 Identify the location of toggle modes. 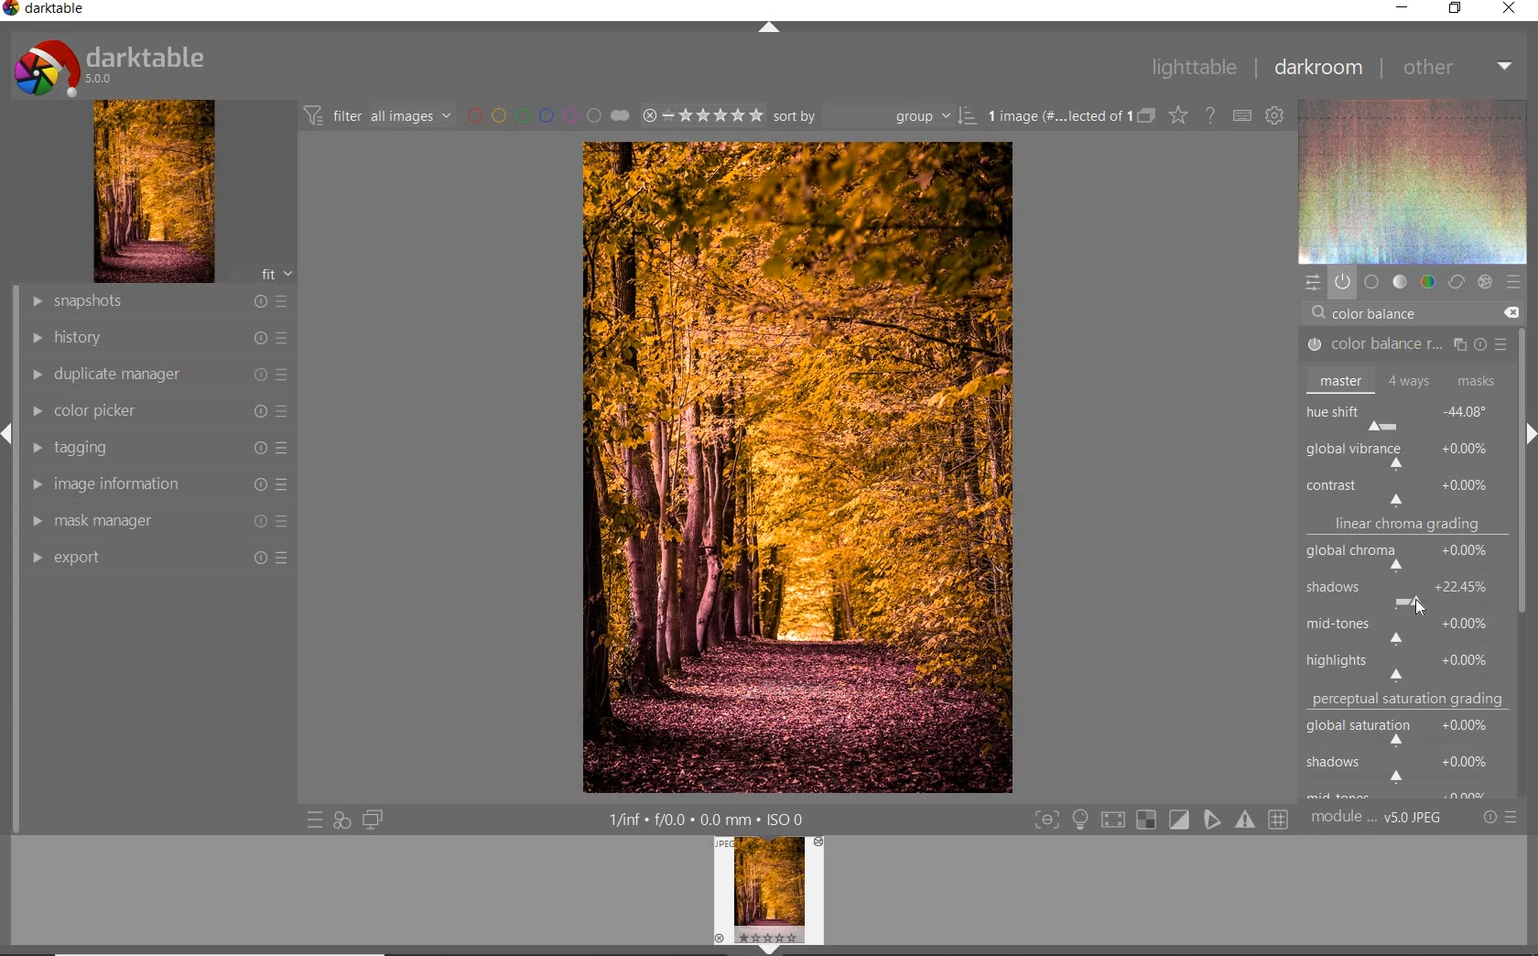
(1157, 820).